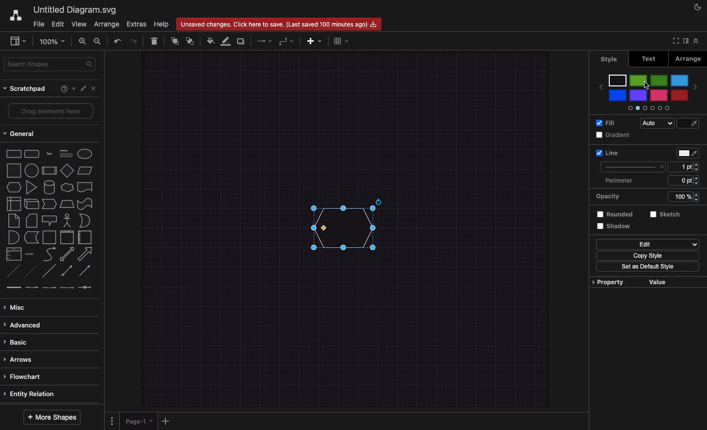 Image resolution: width=707 pixels, height=430 pixels. What do you see at coordinates (15, 17) in the screenshot?
I see `Draw.io` at bounding box center [15, 17].